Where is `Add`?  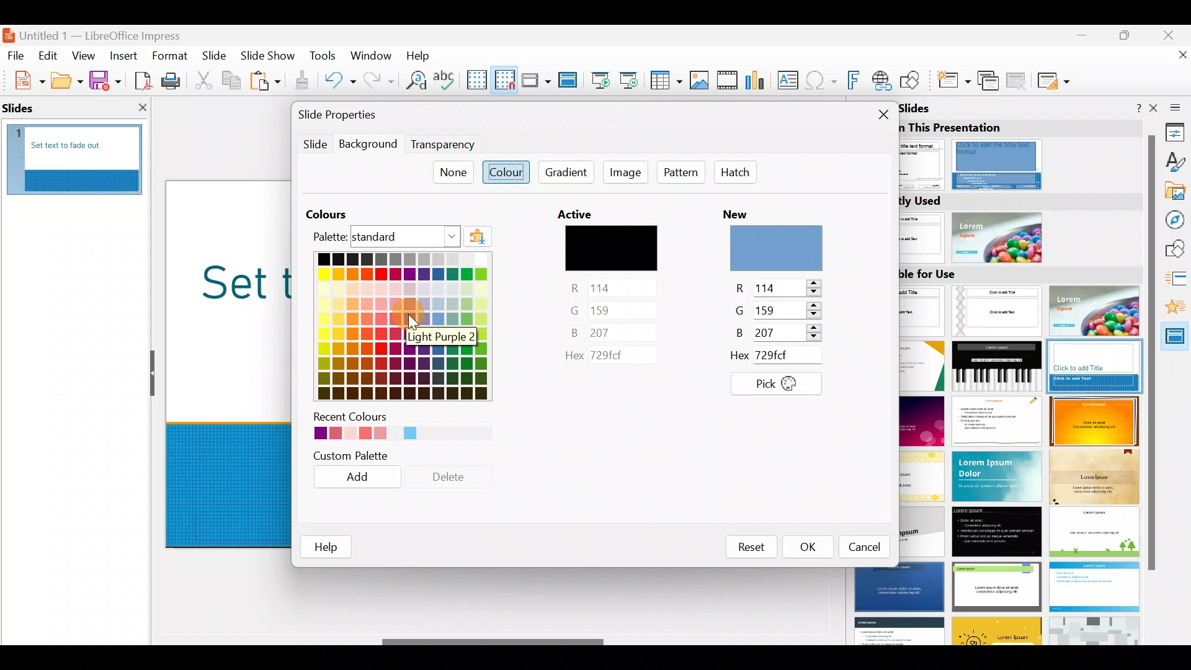 Add is located at coordinates (364, 481).